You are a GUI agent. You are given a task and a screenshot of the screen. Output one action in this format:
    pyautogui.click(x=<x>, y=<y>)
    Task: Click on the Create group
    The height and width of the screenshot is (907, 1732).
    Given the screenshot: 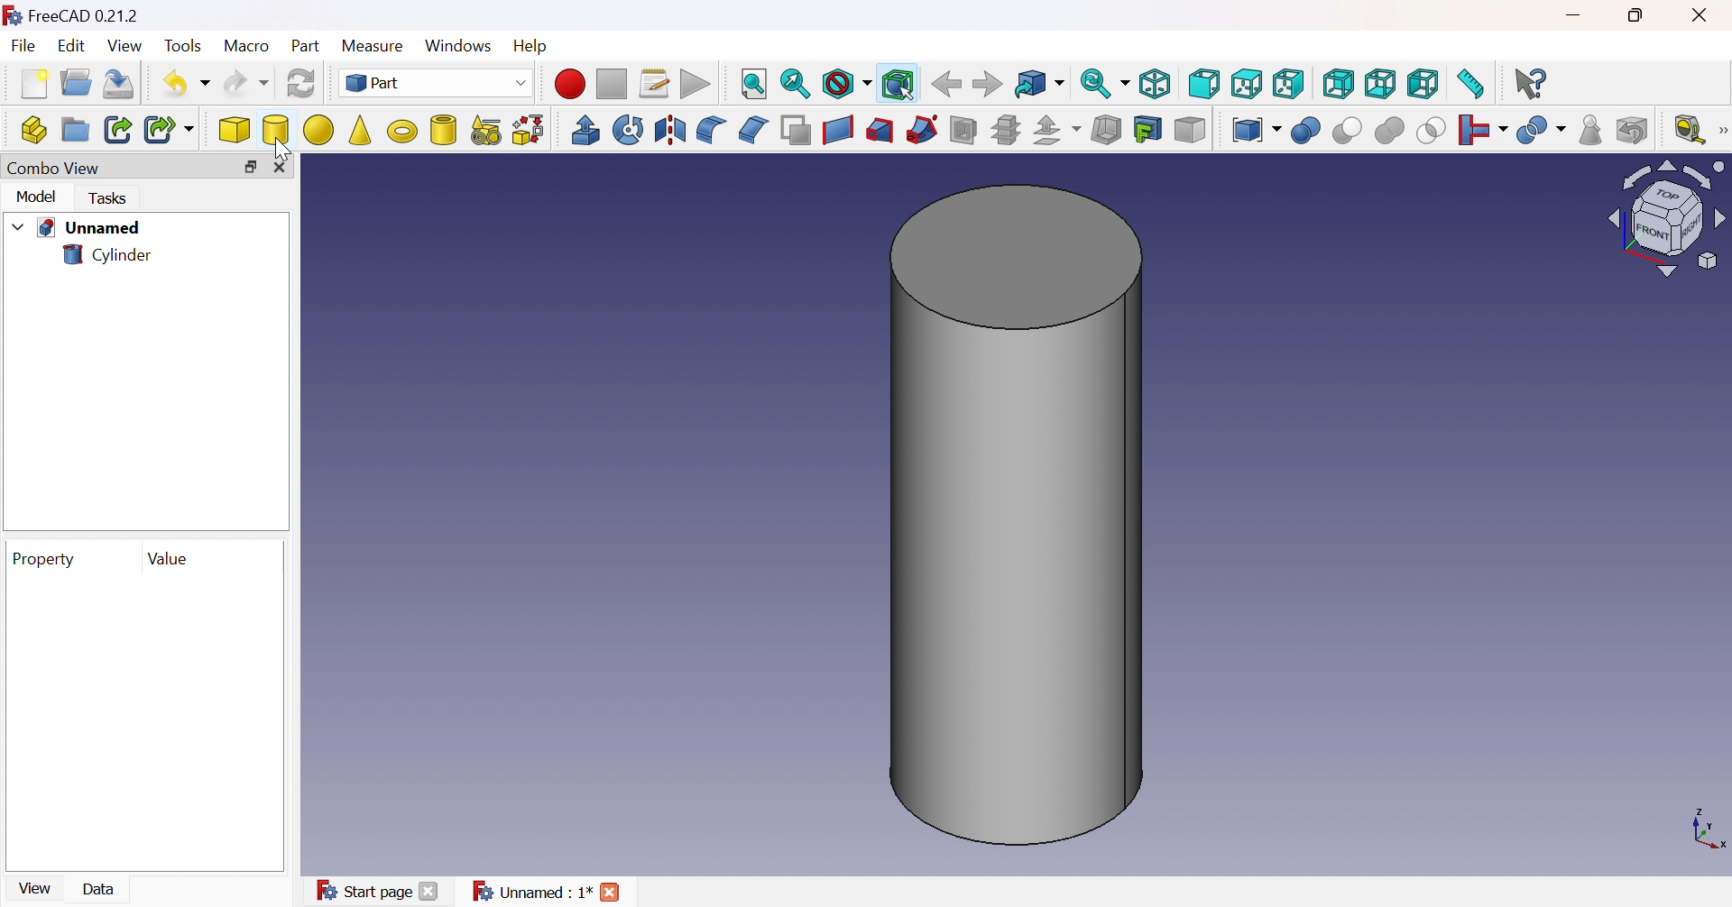 What is the action you would take?
    pyautogui.click(x=74, y=130)
    